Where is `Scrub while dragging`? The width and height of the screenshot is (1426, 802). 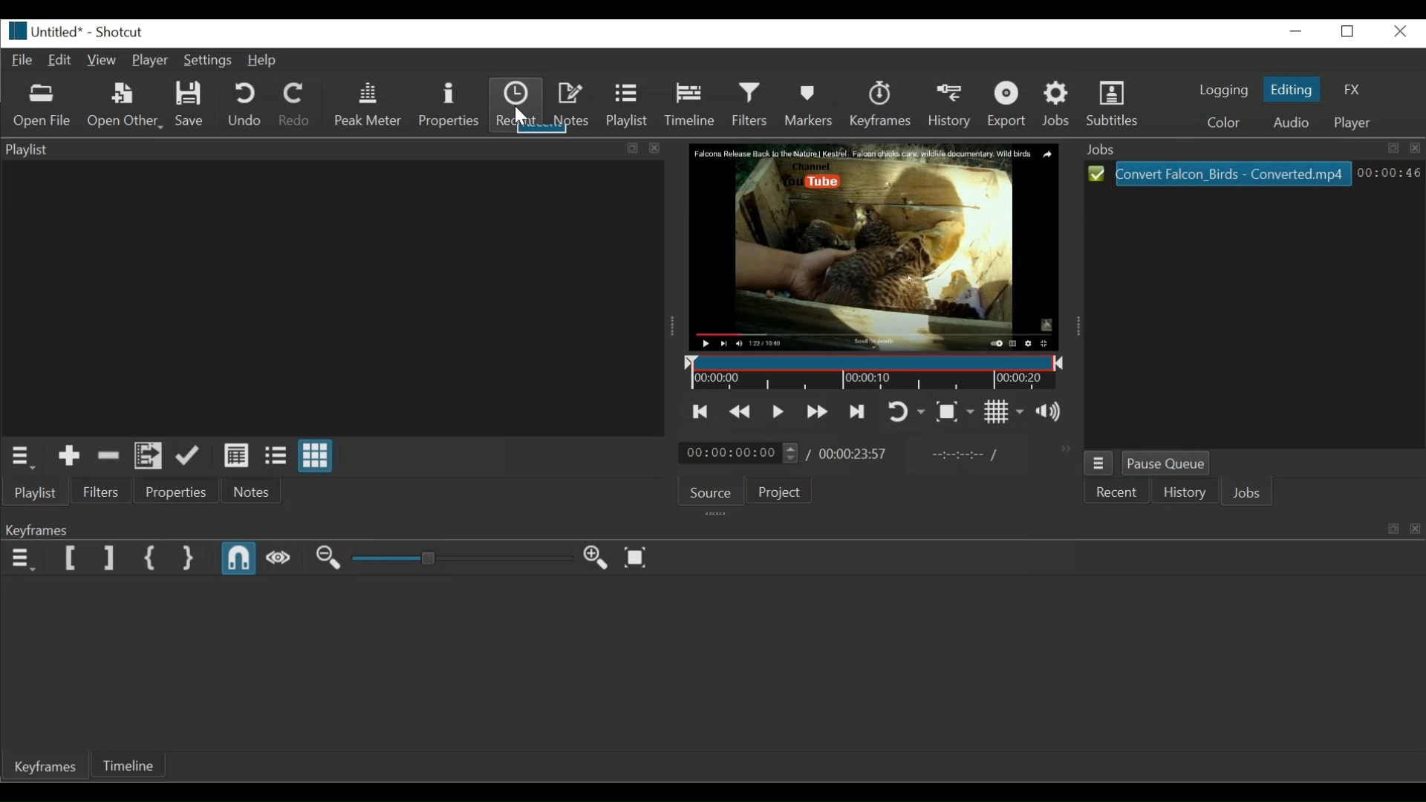
Scrub while dragging is located at coordinates (279, 558).